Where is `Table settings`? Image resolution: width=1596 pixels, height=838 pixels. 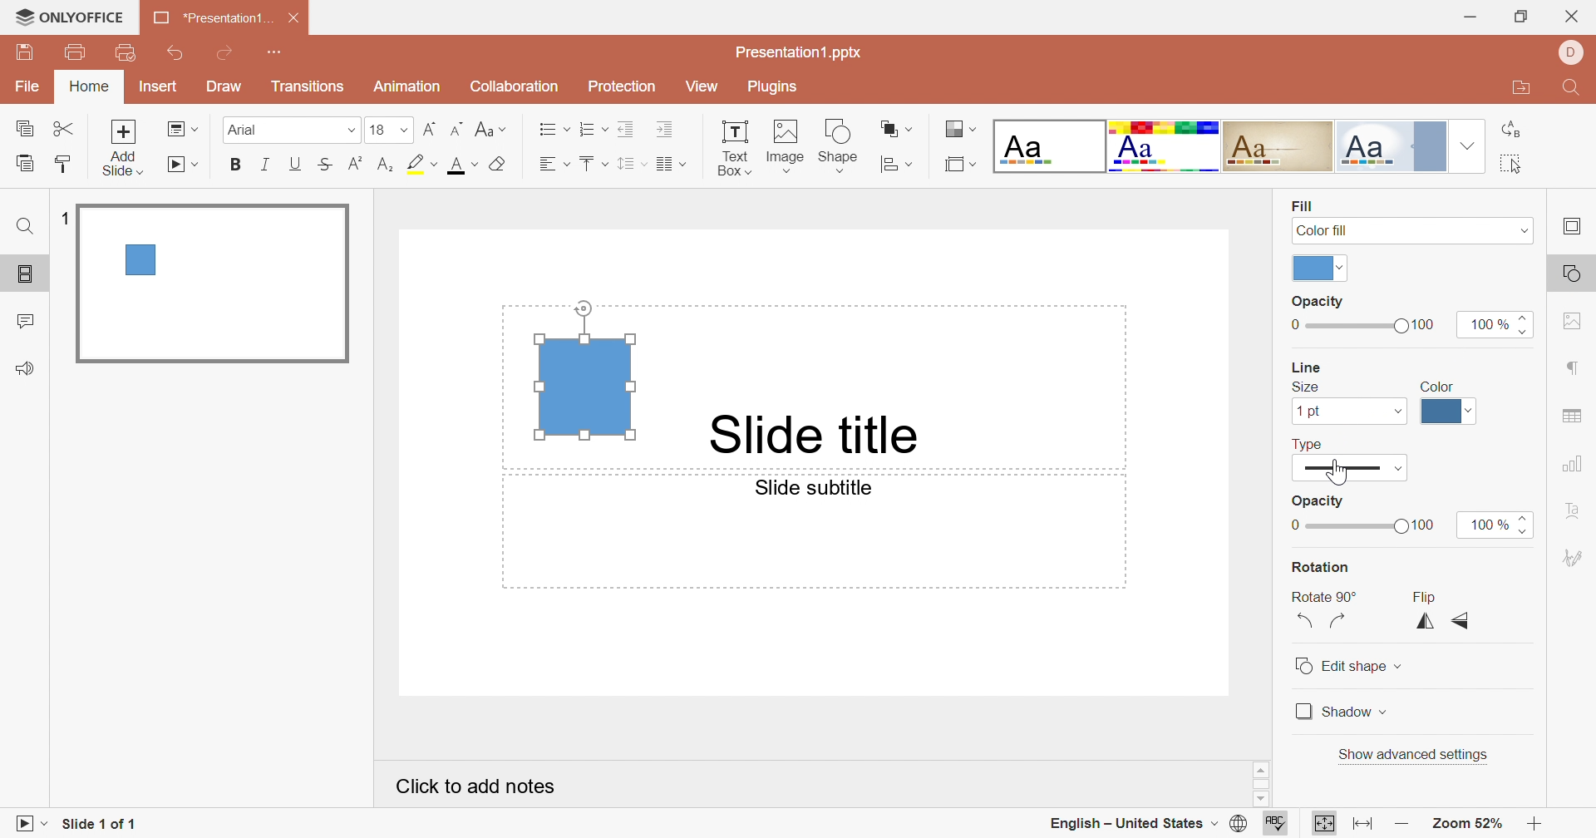
Table settings is located at coordinates (1573, 415).